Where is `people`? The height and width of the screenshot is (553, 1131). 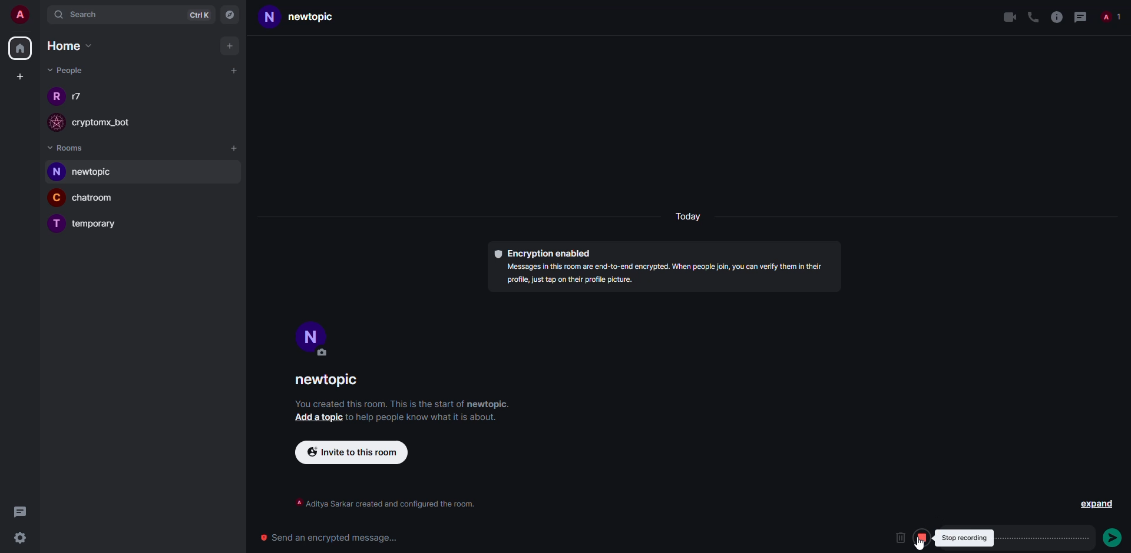
people is located at coordinates (1111, 16).